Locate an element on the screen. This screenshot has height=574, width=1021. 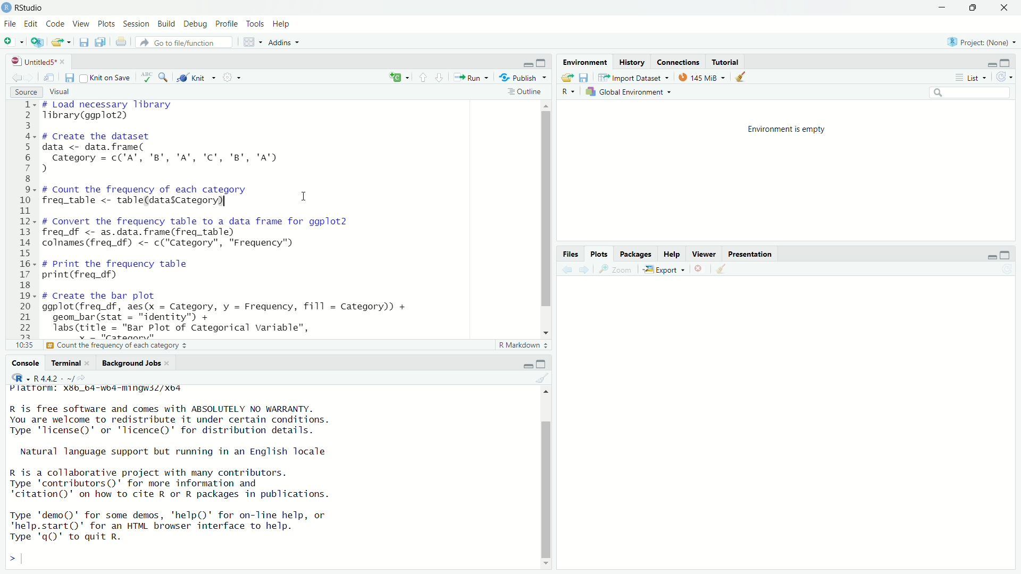
Global Environment is located at coordinates (626, 92).